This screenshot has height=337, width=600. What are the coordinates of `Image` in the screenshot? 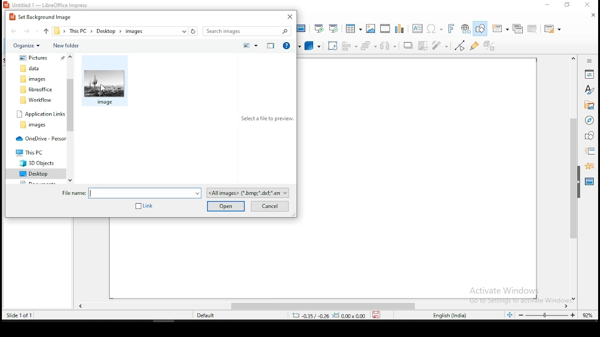 It's located at (105, 82).